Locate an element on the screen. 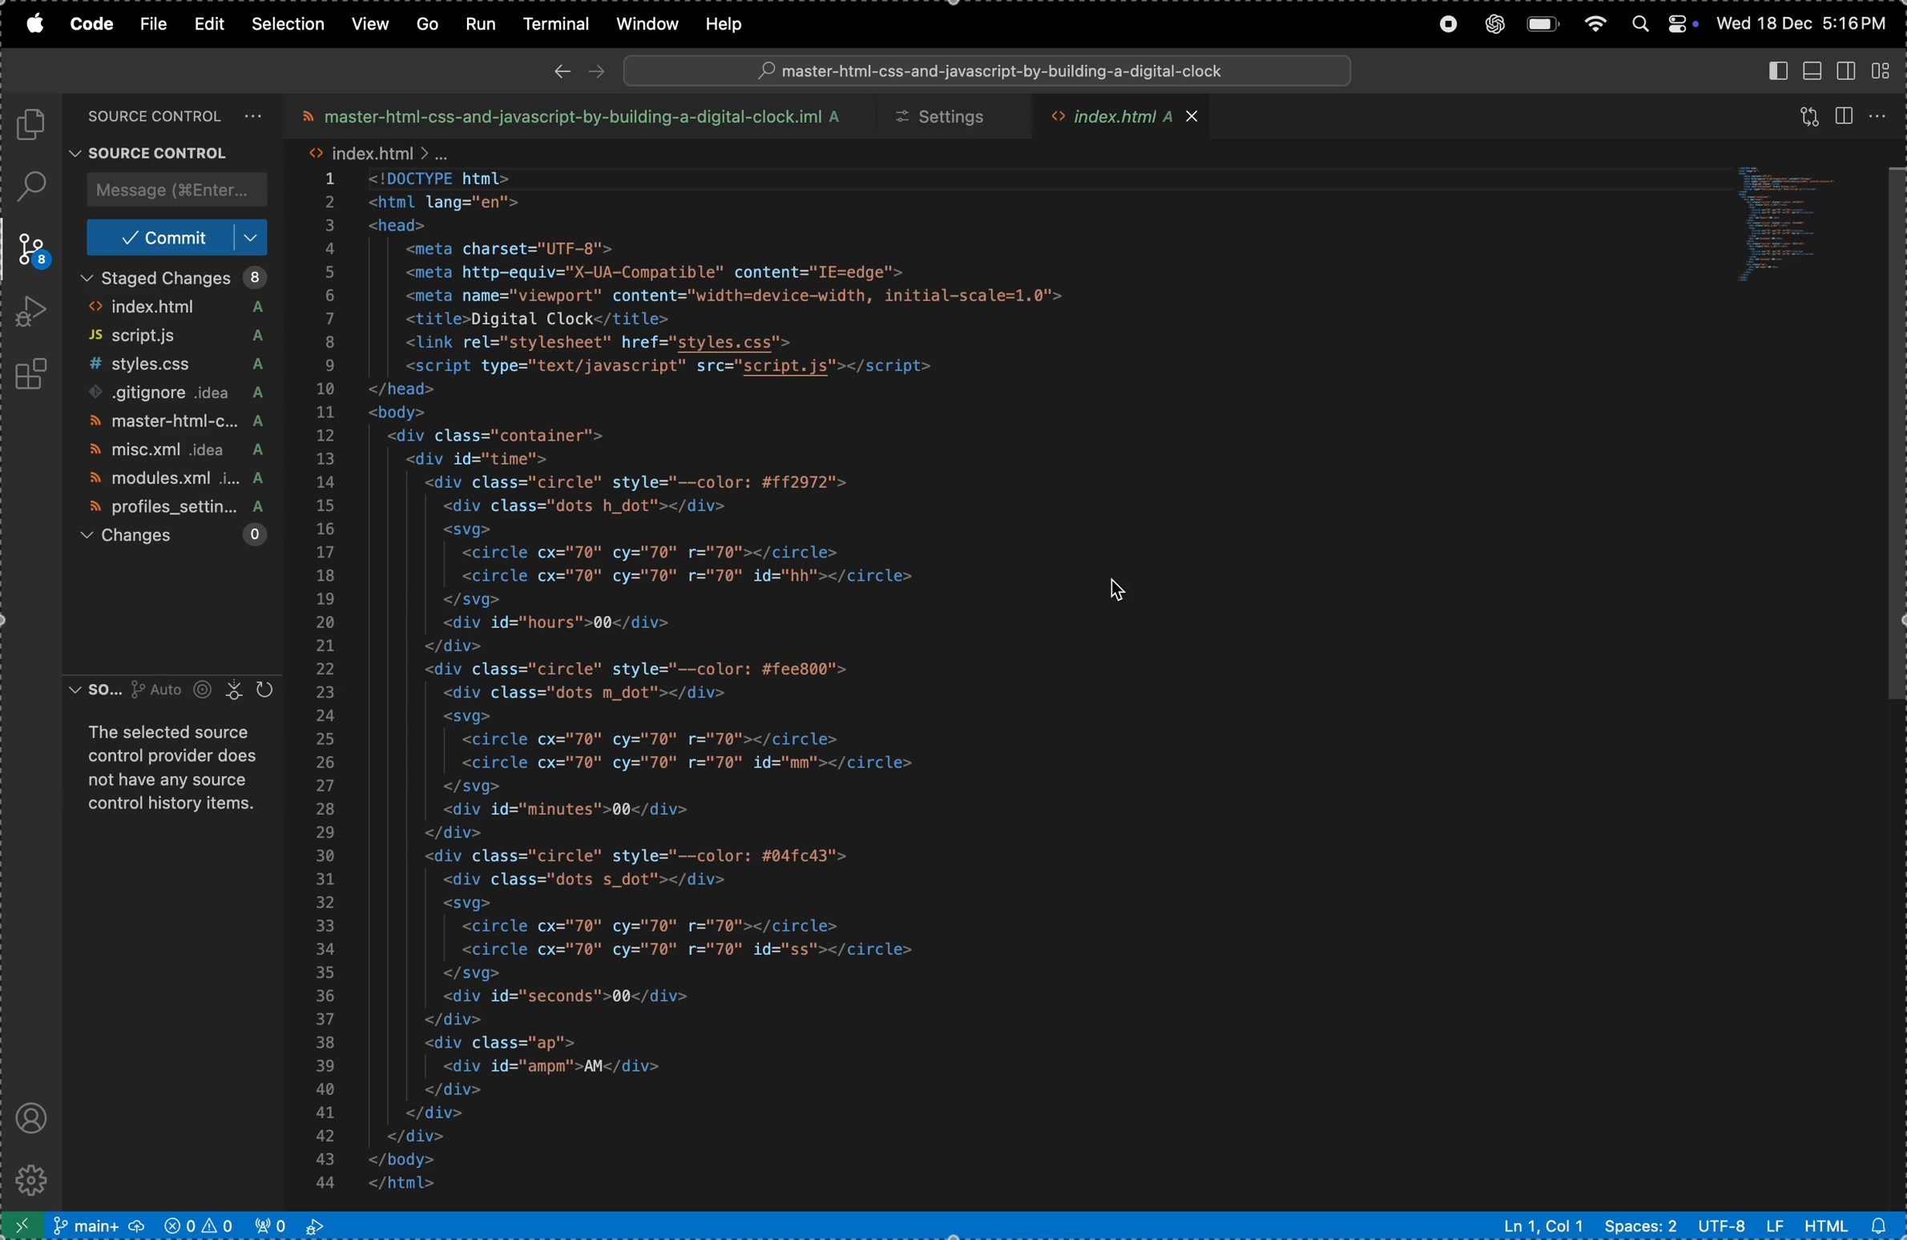 Image resolution: width=1907 pixels, height=1240 pixels. profile is located at coordinates (167, 506).